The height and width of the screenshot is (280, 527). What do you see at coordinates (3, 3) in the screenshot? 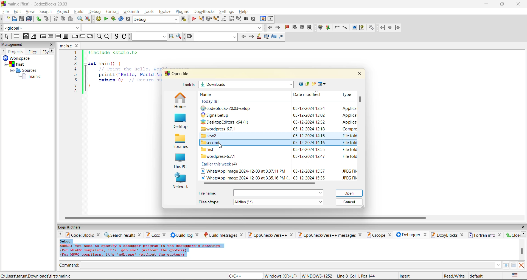
I see `logo` at bounding box center [3, 3].